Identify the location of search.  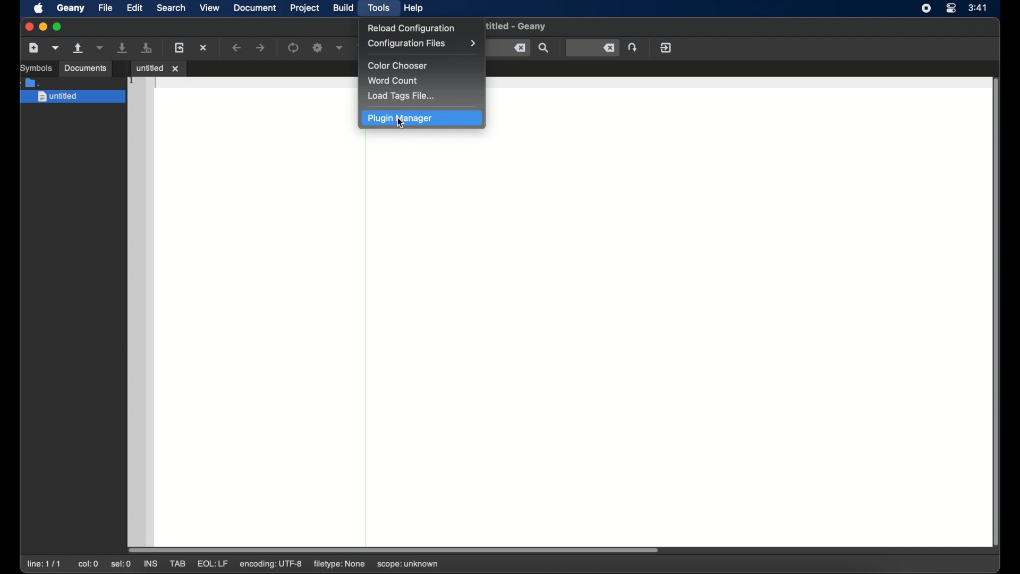
(171, 8).